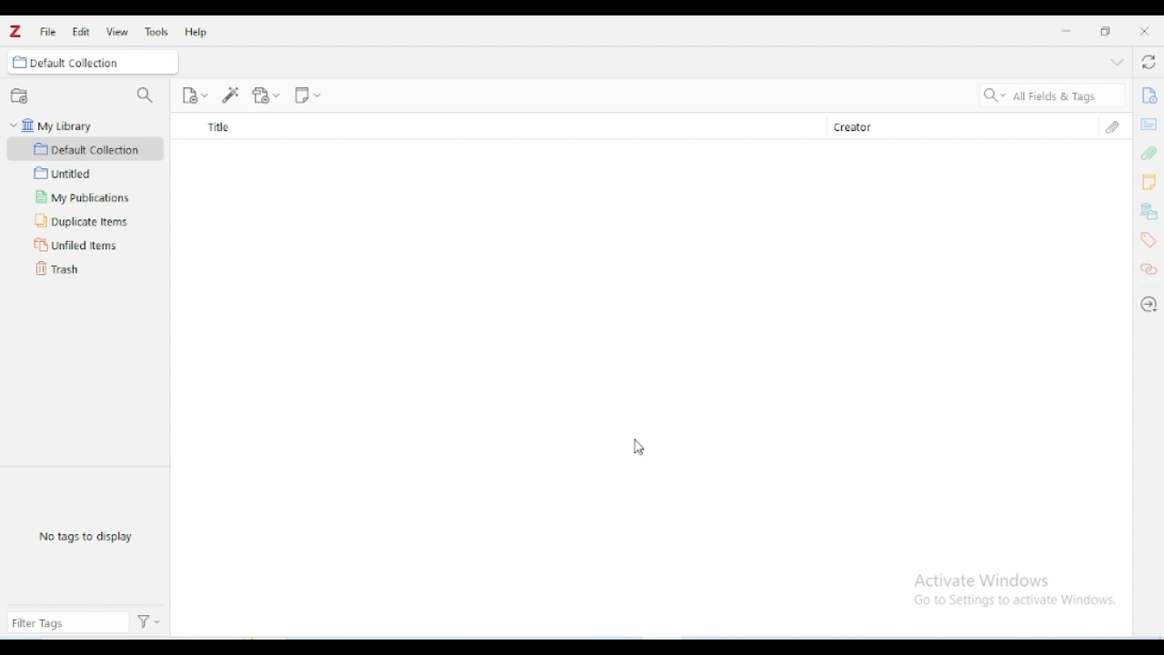 The image size is (1164, 655). Describe the element at coordinates (151, 622) in the screenshot. I see `actions` at that location.